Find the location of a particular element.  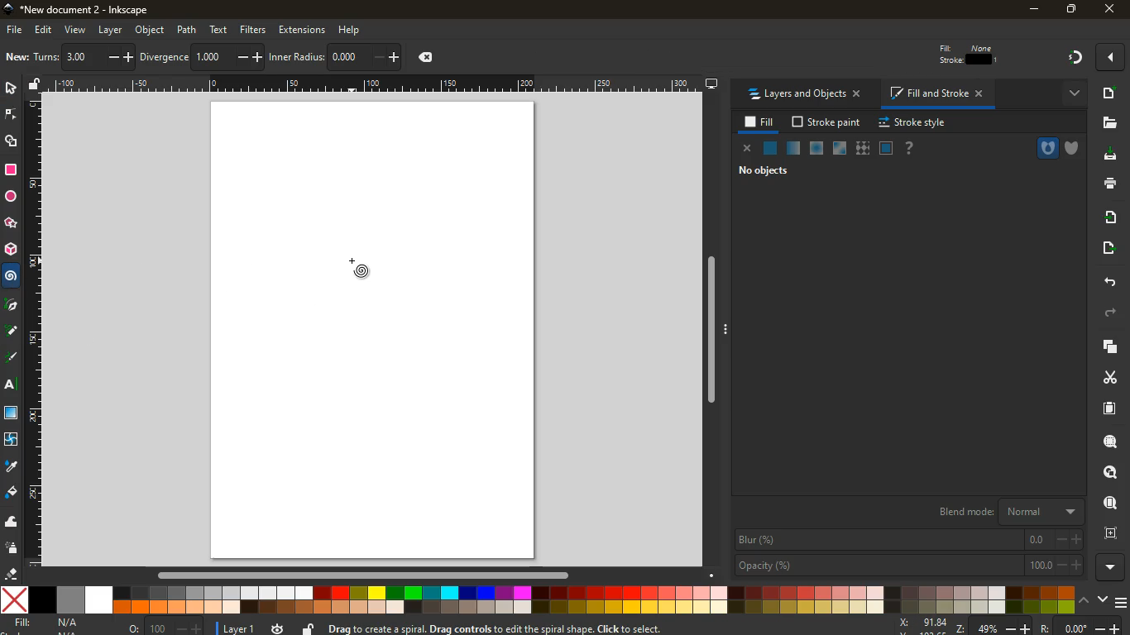

blend mode is located at coordinates (1002, 513).